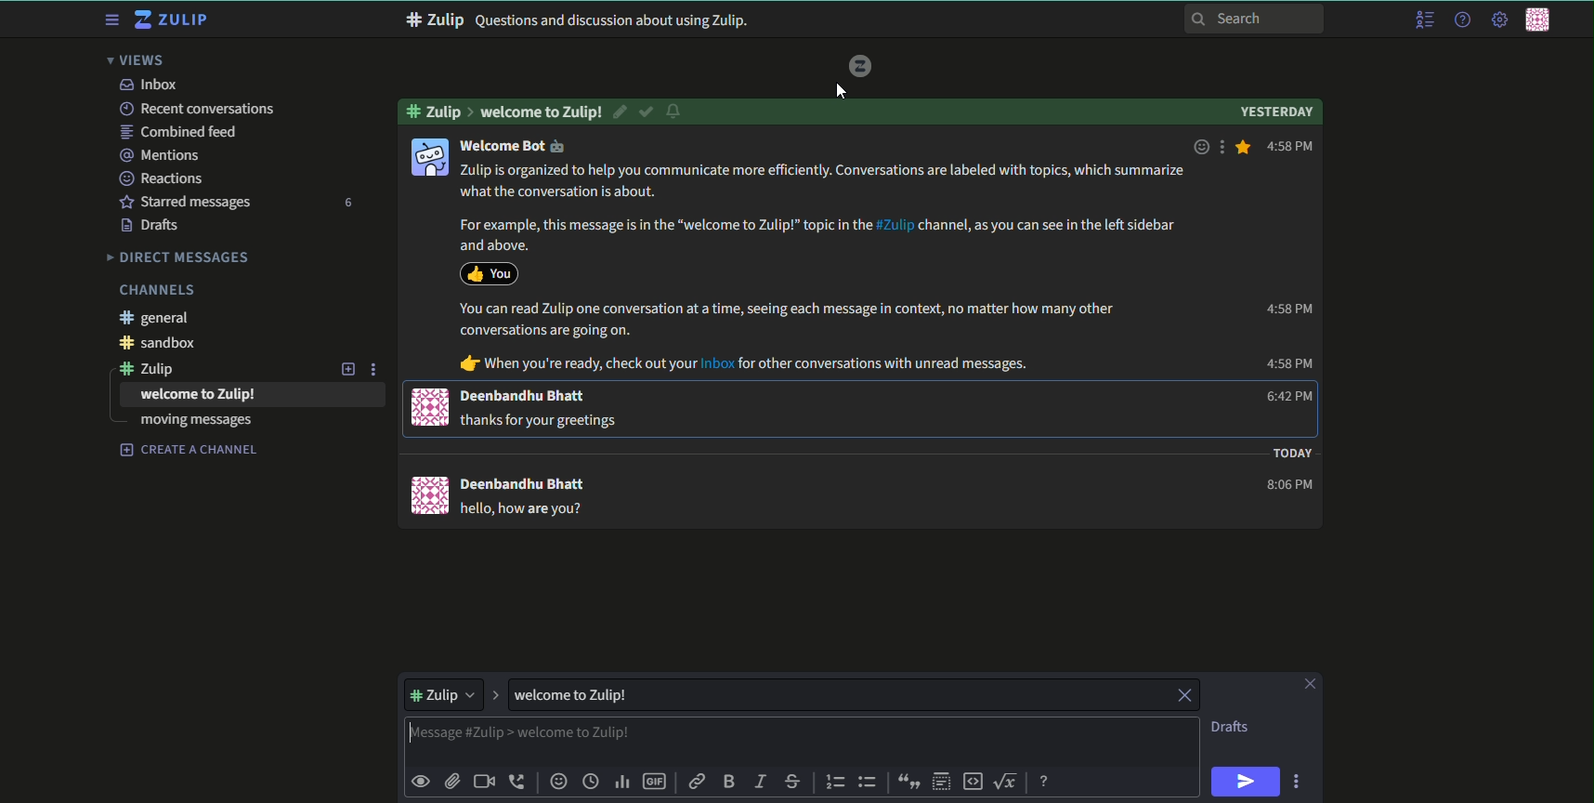 The height and width of the screenshot is (803, 1594). I want to click on search bar, so click(1255, 18).